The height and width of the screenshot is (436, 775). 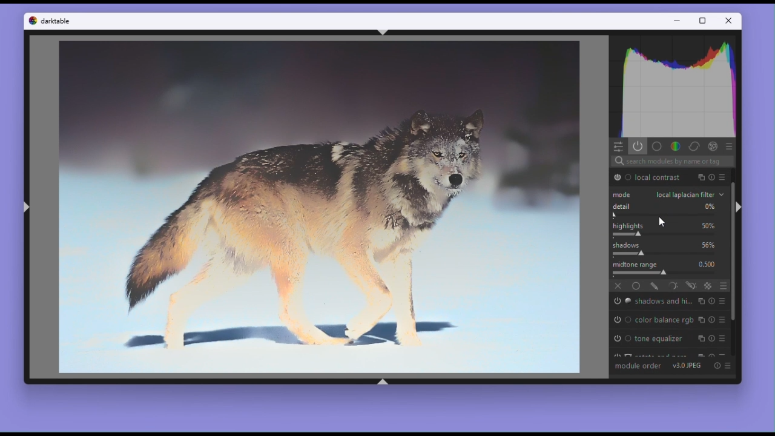 I want to click on raster mask, so click(x=708, y=286).